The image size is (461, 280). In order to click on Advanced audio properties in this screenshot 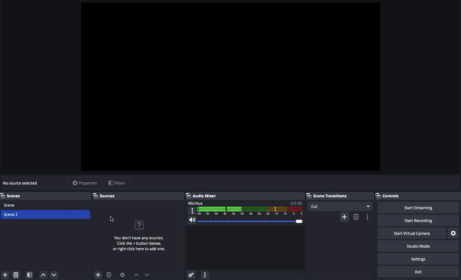, I will do `click(191, 274)`.